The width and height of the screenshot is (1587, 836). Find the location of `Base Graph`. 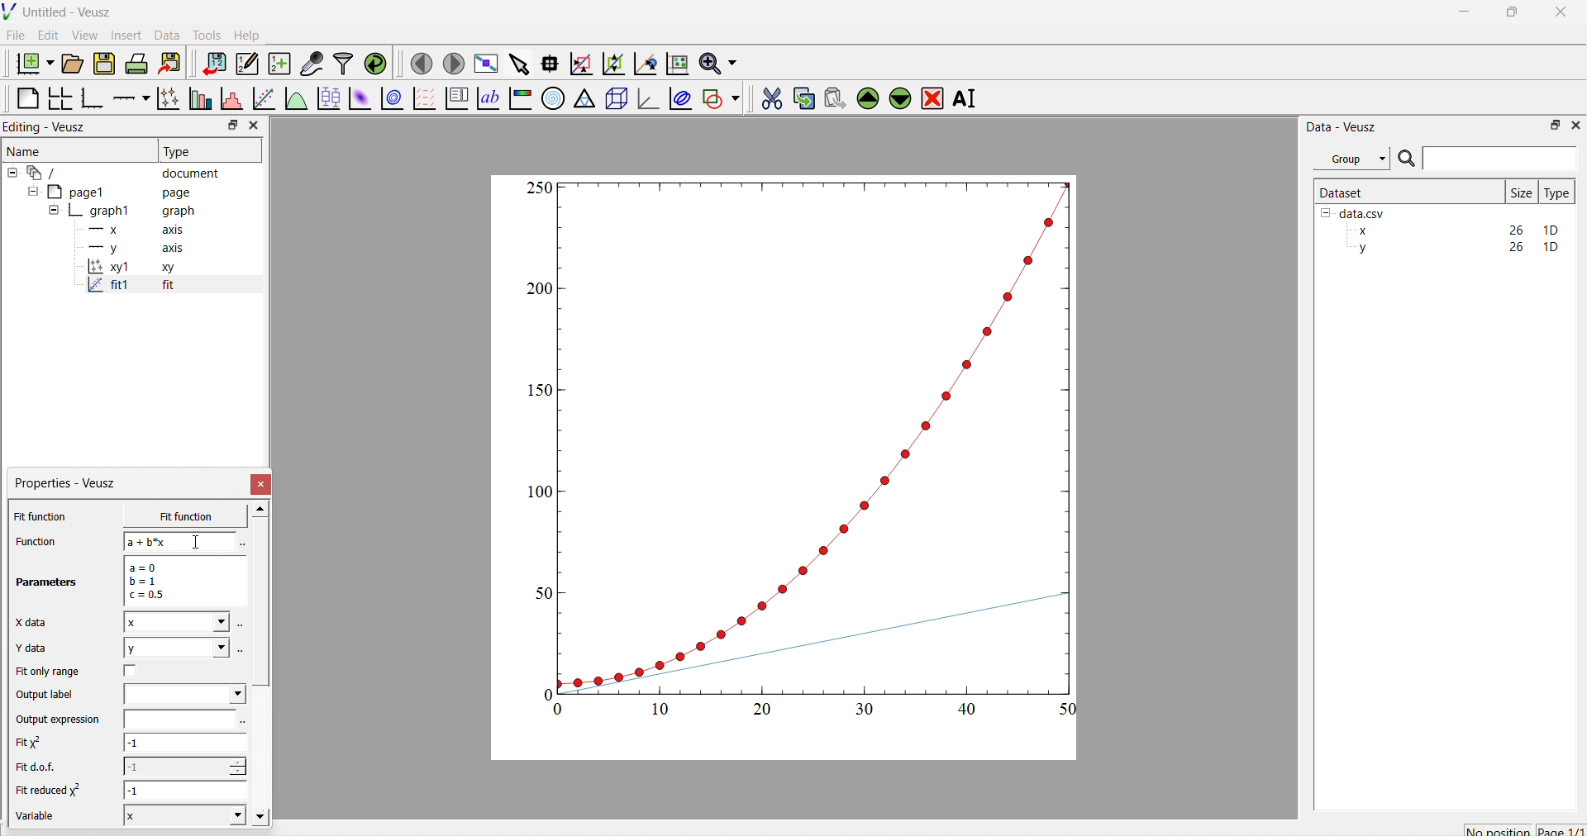

Base Graph is located at coordinates (89, 100).